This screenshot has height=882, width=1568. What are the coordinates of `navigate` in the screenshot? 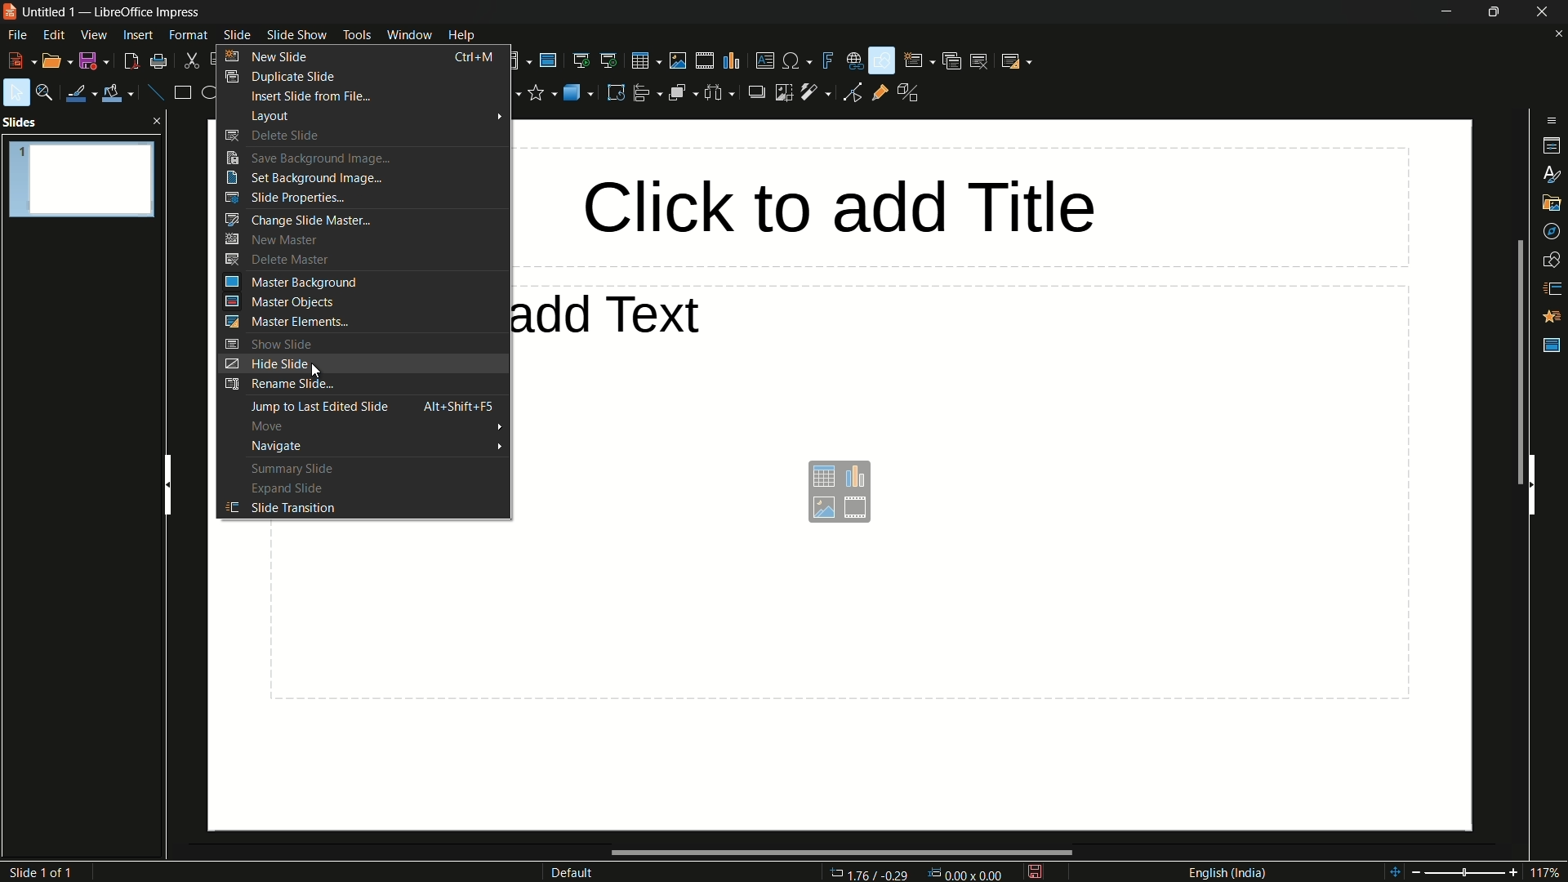 It's located at (378, 446).